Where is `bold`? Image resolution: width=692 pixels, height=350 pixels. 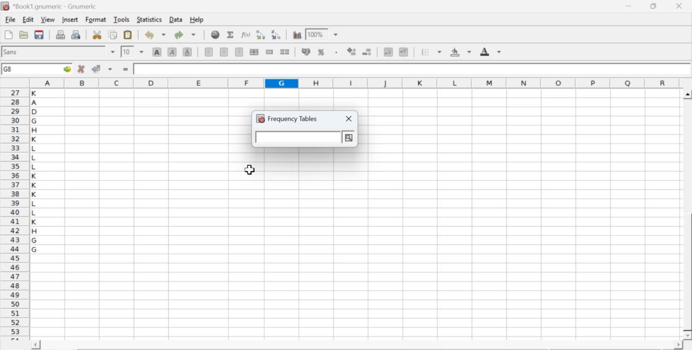
bold is located at coordinates (157, 51).